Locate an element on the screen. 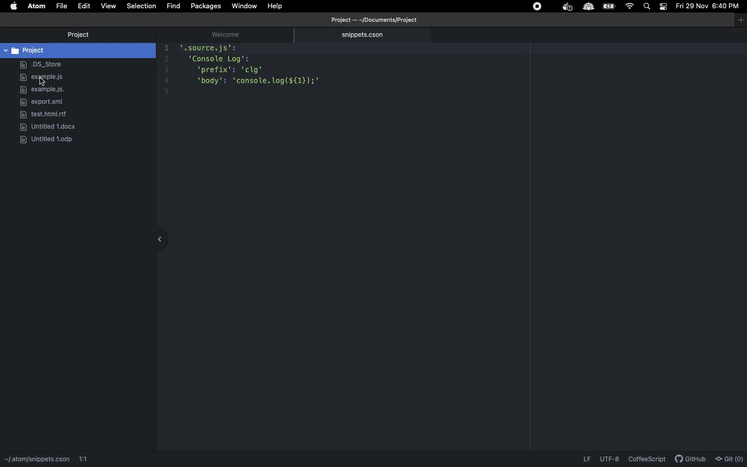 Image resolution: width=747 pixels, height=467 pixels. Project is located at coordinates (78, 35).